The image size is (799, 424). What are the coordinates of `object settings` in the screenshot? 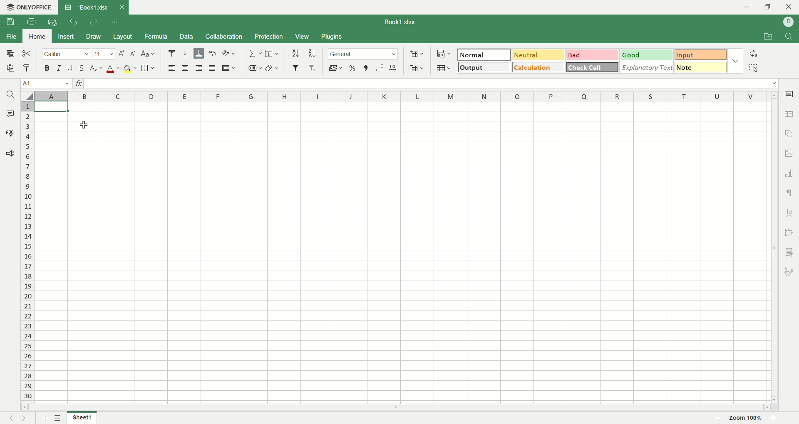 It's located at (789, 133).